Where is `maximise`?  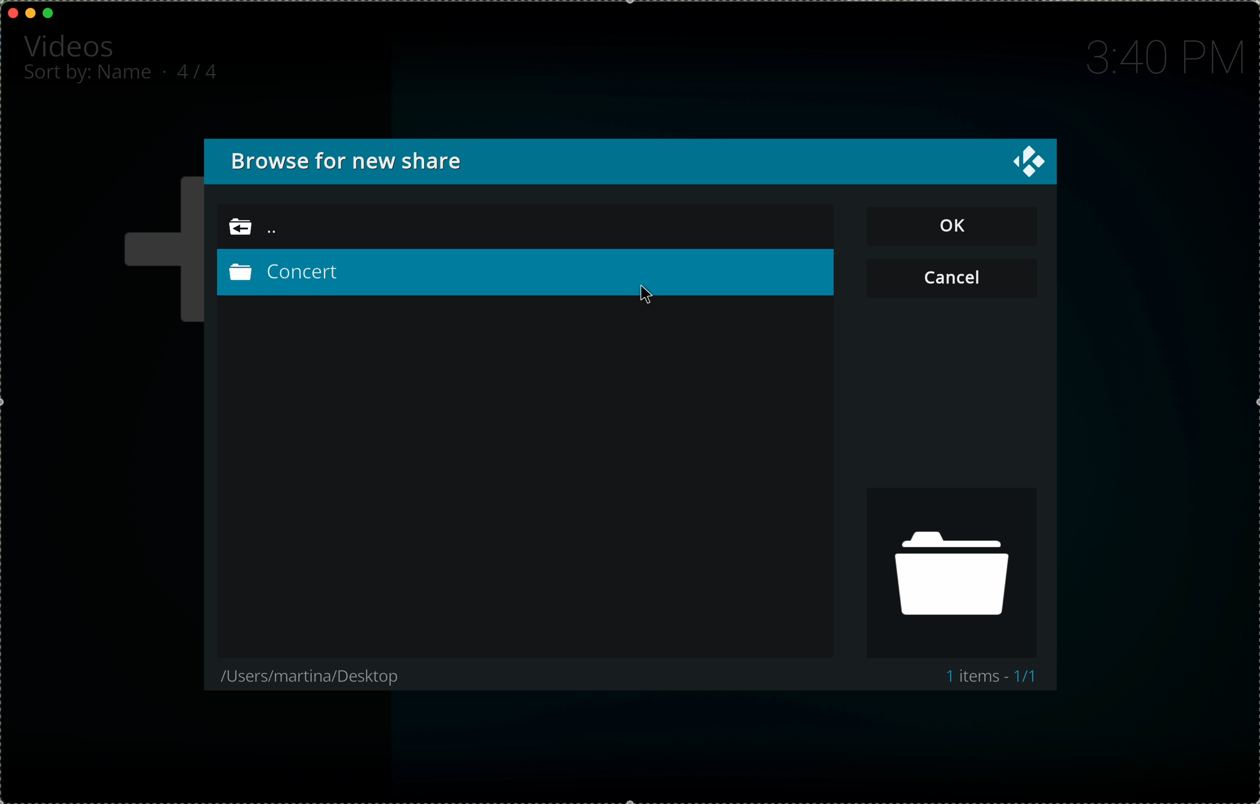 maximise is located at coordinates (49, 13).